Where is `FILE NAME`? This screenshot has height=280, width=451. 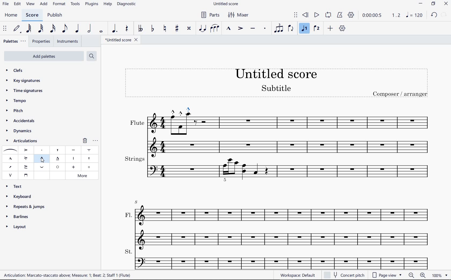 FILE NAME is located at coordinates (123, 40).